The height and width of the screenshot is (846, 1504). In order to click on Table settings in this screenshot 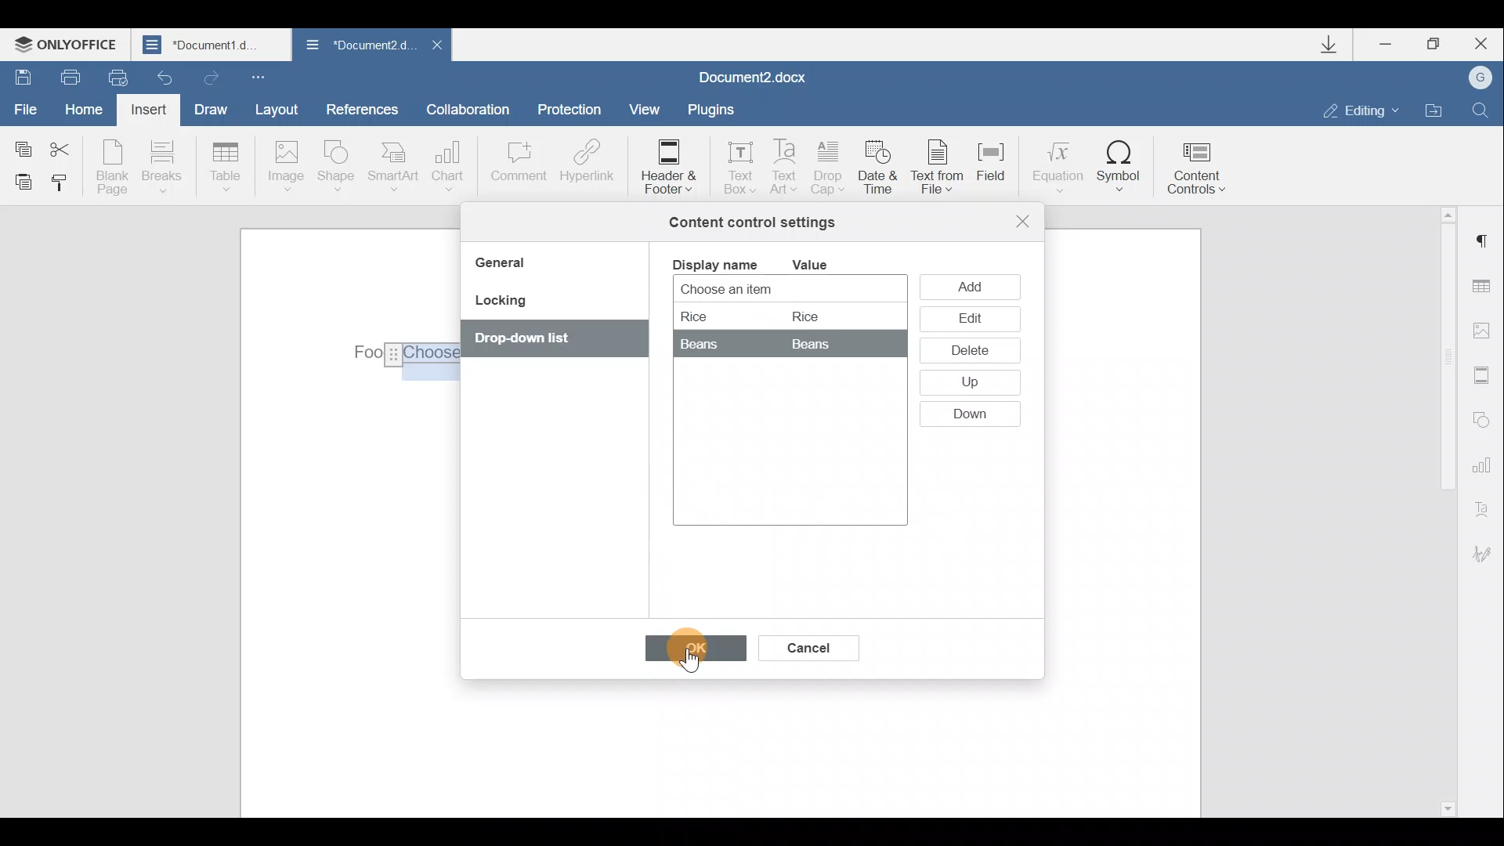, I will do `click(1486, 288)`.